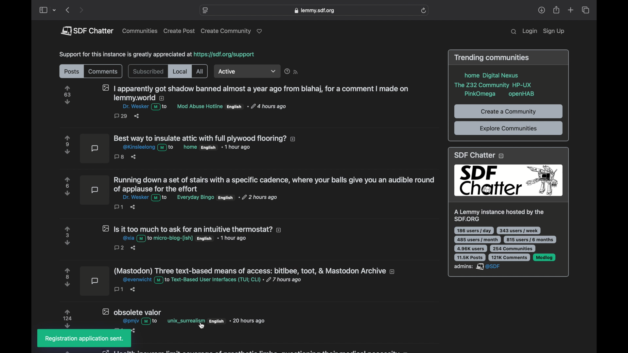 This screenshot has height=353, width=628. I want to click on next page, so click(81, 10).